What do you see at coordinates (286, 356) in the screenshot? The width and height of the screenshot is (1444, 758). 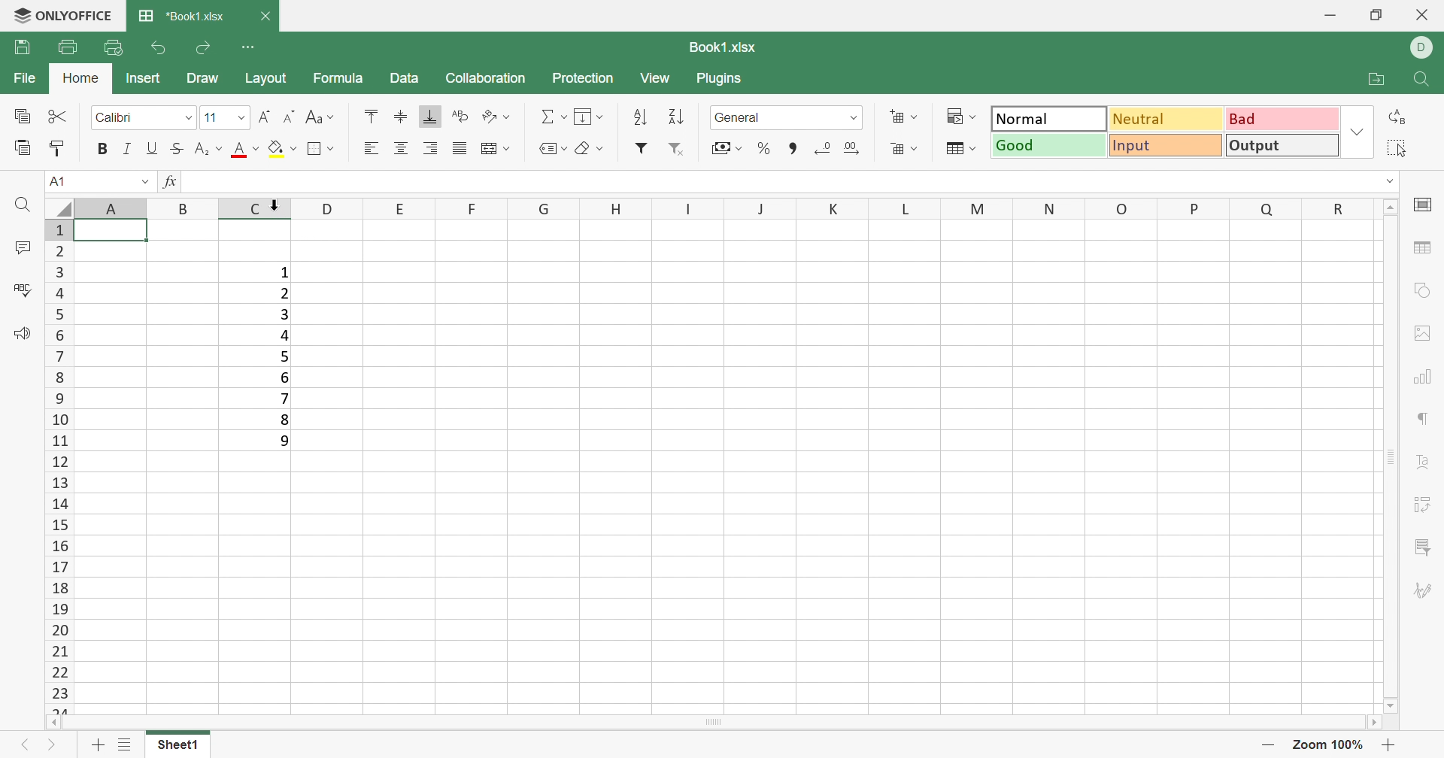 I see `5` at bounding box center [286, 356].